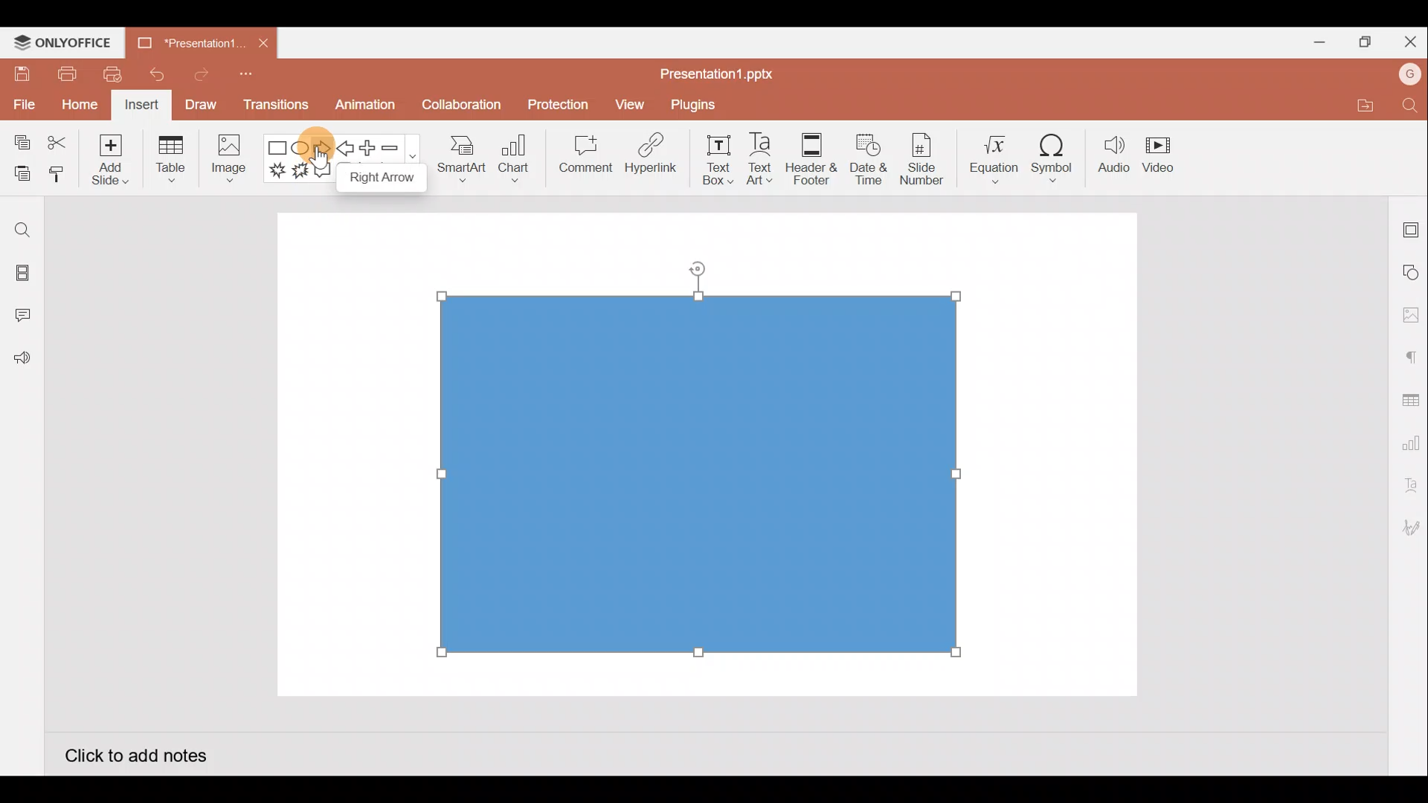 This screenshot has height=803, width=1428. I want to click on Rectangle, so click(278, 149).